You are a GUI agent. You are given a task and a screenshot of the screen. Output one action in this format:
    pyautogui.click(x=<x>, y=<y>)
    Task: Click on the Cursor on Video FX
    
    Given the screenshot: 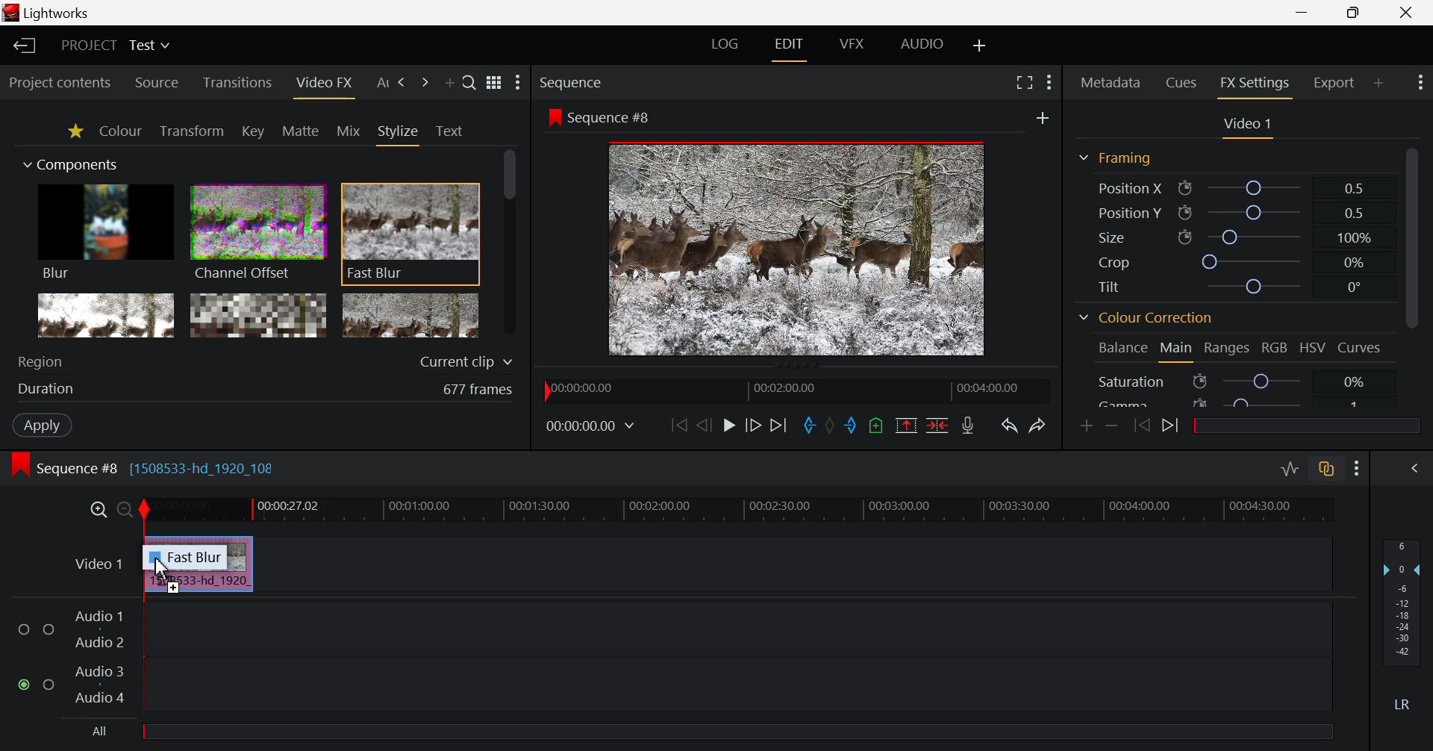 What is the action you would take?
    pyautogui.click(x=331, y=84)
    